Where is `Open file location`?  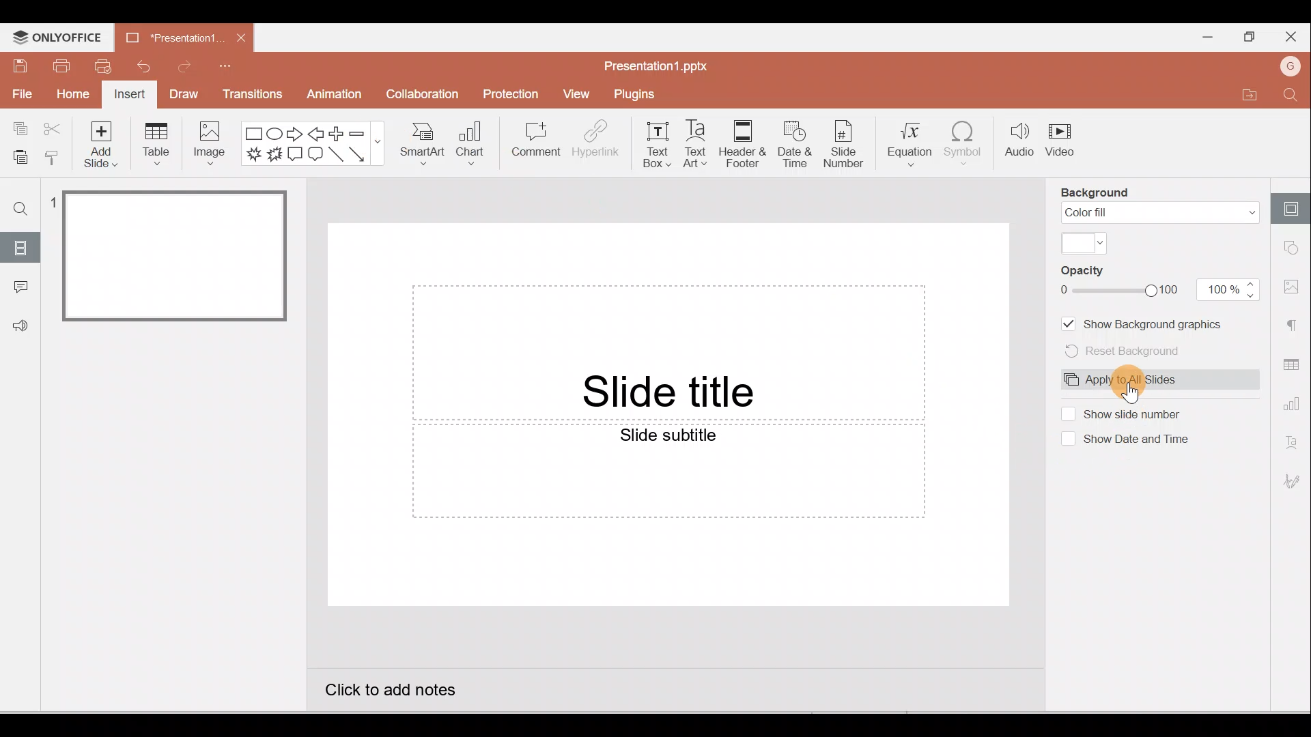 Open file location is located at coordinates (1250, 97).